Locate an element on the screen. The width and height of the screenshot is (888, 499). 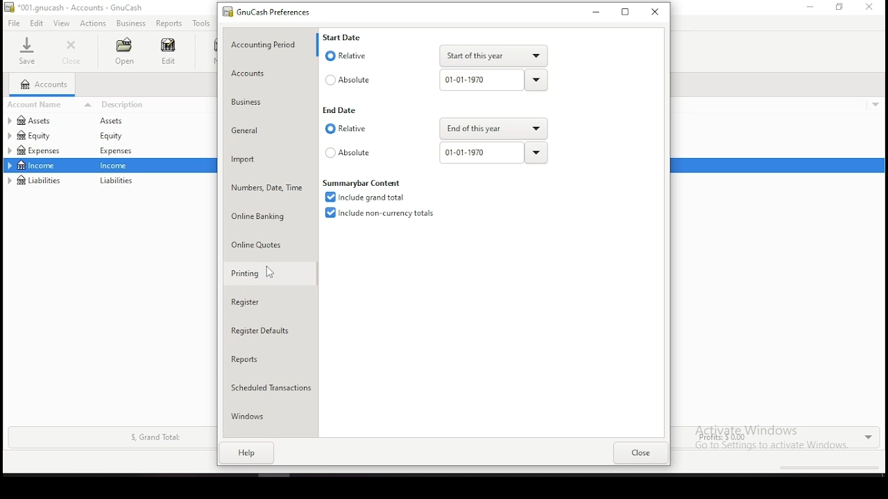
end date: absolute is located at coordinates (435, 153).